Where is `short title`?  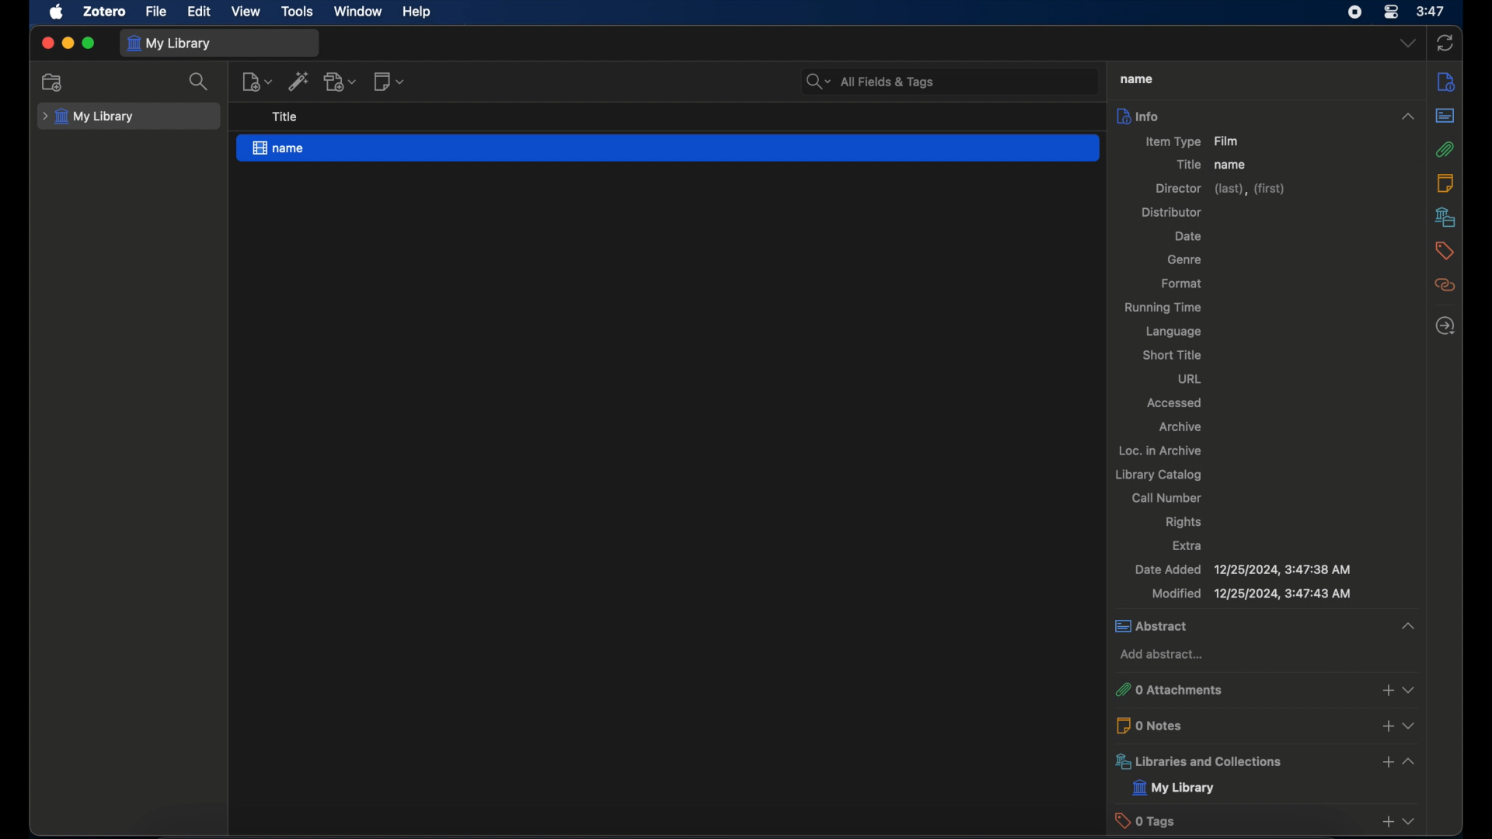 short title is located at coordinates (1172, 354).